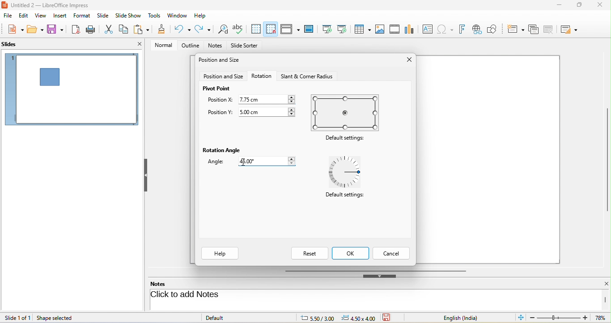 The height and width of the screenshot is (323, 611). Describe the element at coordinates (143, 30) in the screenshot. I see `paste` at that location.